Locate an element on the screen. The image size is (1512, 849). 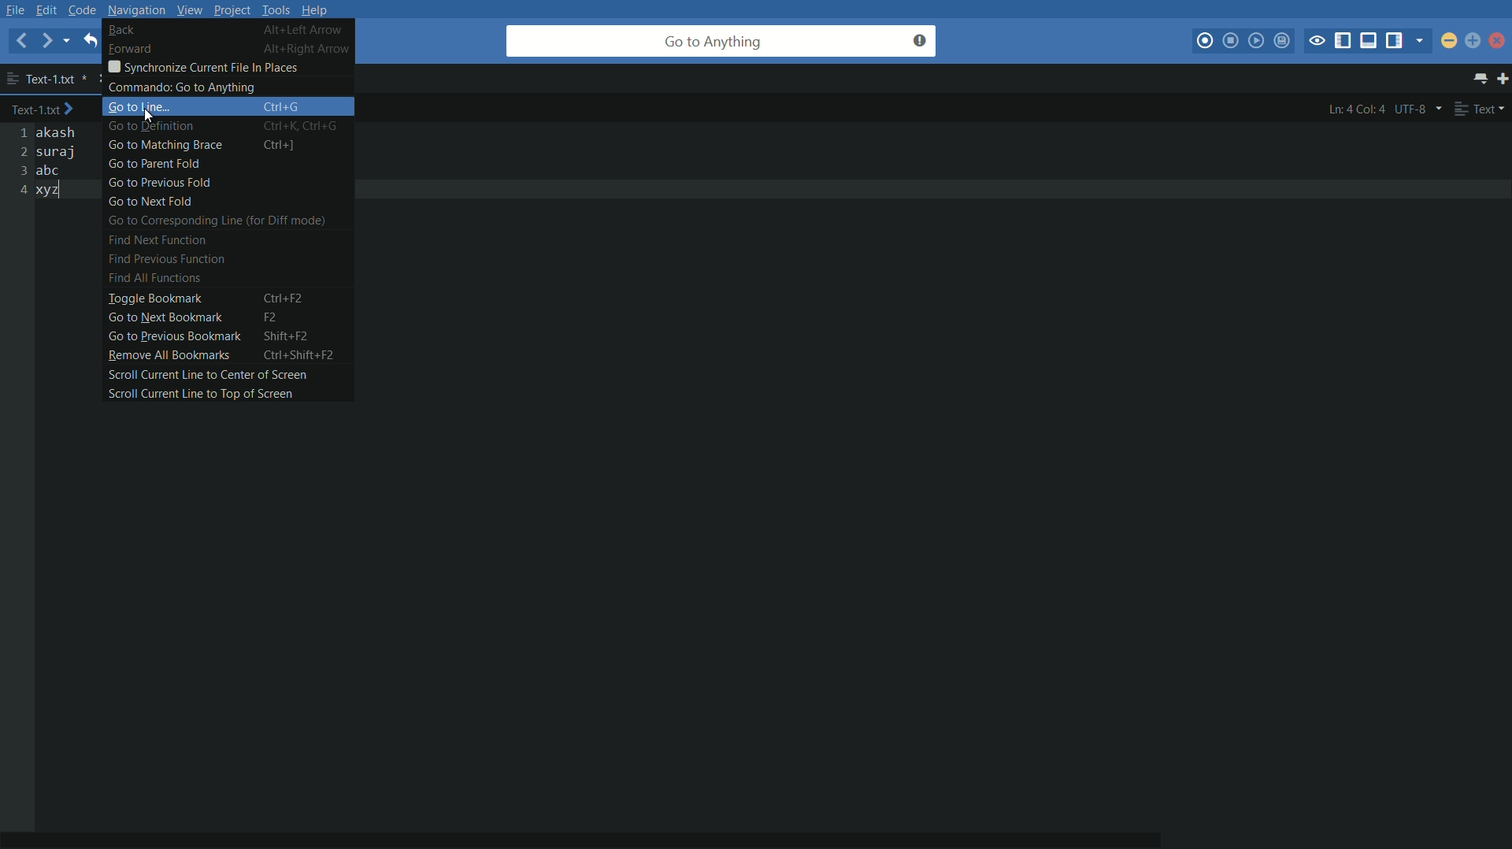
find all functions is located at coordinates (153, 279).